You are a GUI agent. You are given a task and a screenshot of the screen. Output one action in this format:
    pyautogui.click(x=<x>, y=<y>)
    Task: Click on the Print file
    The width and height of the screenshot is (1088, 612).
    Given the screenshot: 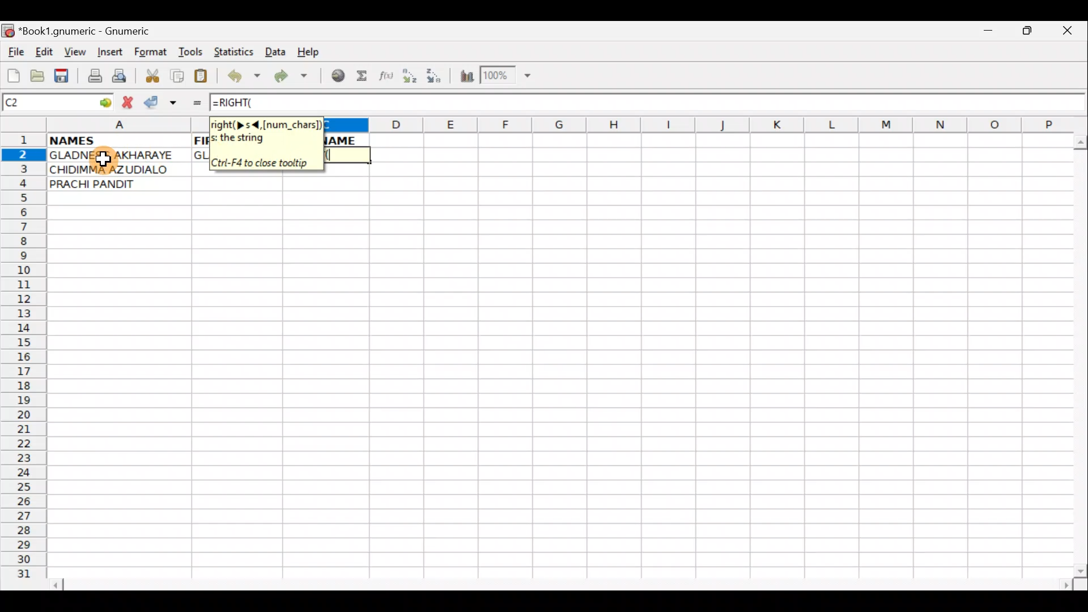 What is the action you would take?
    pyautogui.click(x=92, y=77)
    